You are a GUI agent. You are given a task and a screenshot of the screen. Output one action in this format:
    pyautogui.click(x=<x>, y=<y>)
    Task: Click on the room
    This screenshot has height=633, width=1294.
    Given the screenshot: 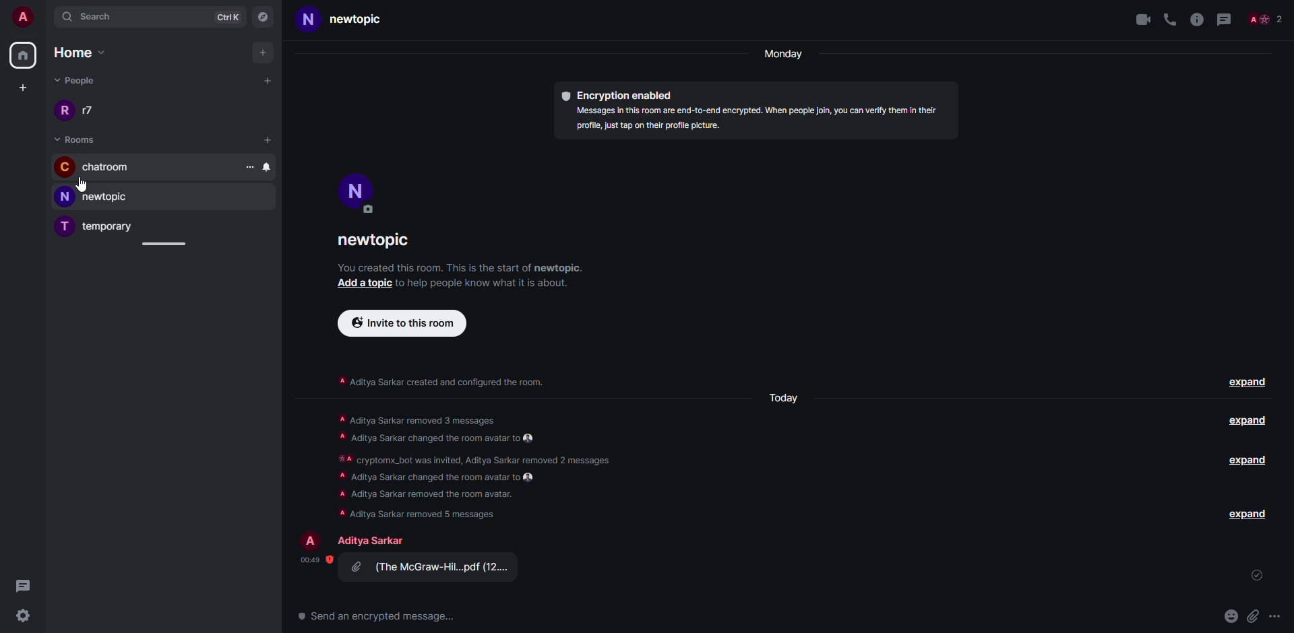 What is the action you would take?
    pyautogui.click(x=375, y=240)
    